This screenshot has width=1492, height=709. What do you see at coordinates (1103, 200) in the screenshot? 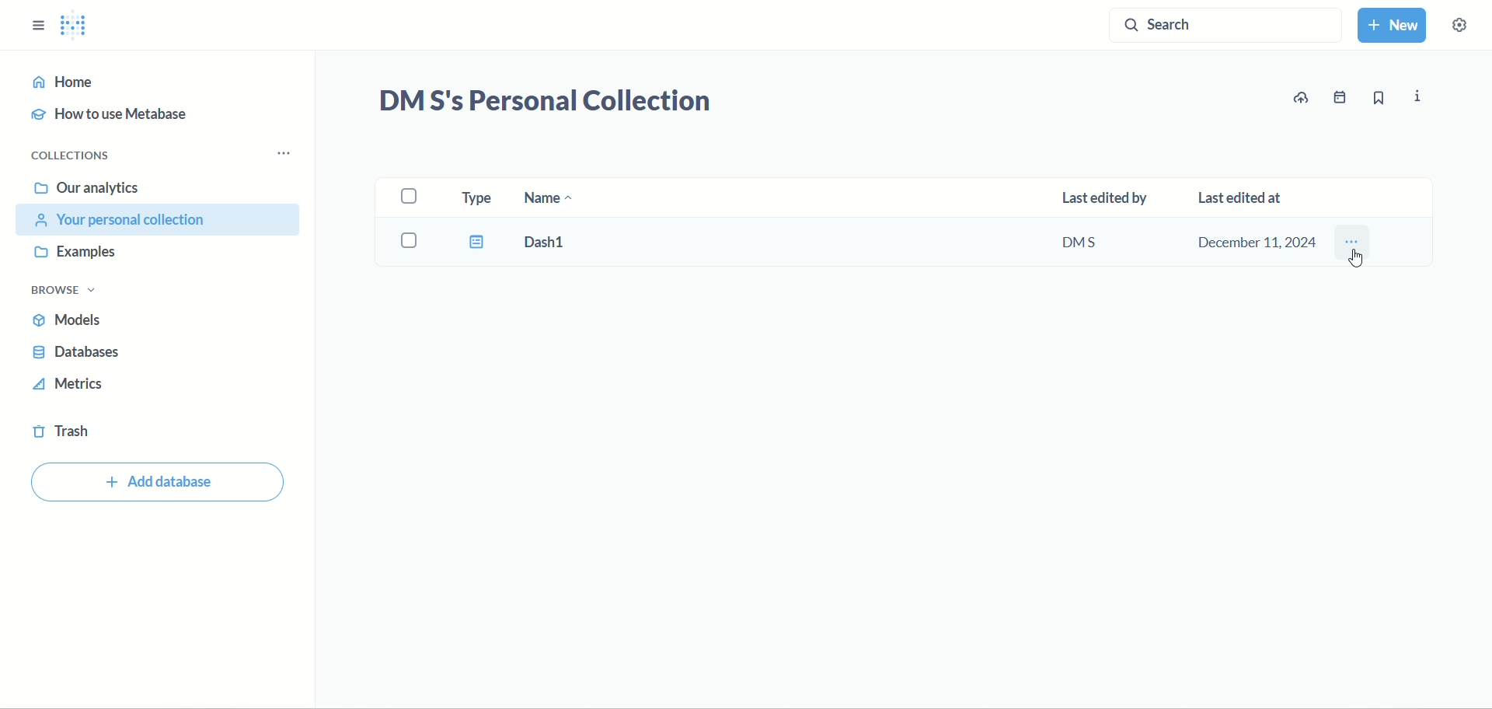
I see `last edited by` at bounding box center [1103, 200].